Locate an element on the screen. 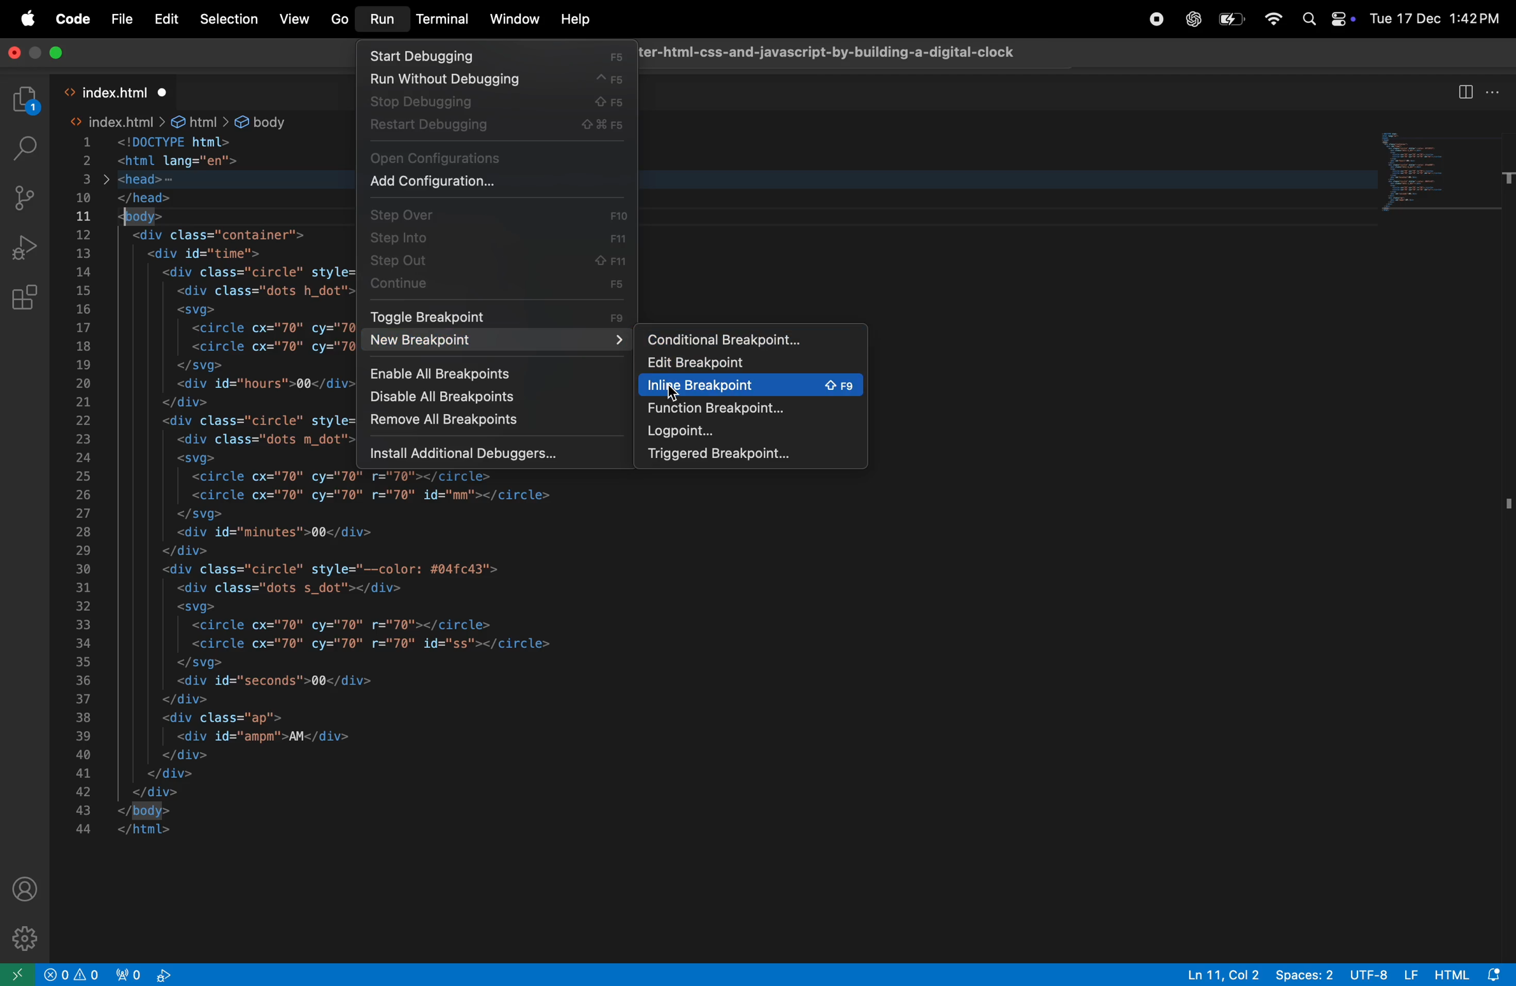 Image resolution: width=1516 pixels, height=986 pixels. remove all break points is located at coordinates (490, 425).